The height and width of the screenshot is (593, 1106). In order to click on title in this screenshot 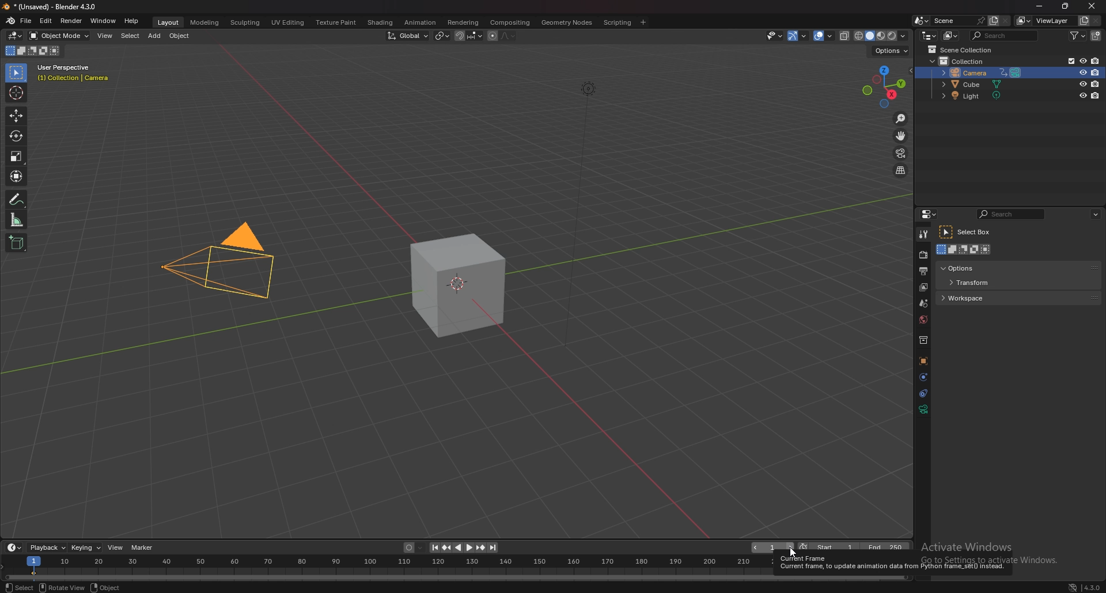, I will do `click(52, 6)`.